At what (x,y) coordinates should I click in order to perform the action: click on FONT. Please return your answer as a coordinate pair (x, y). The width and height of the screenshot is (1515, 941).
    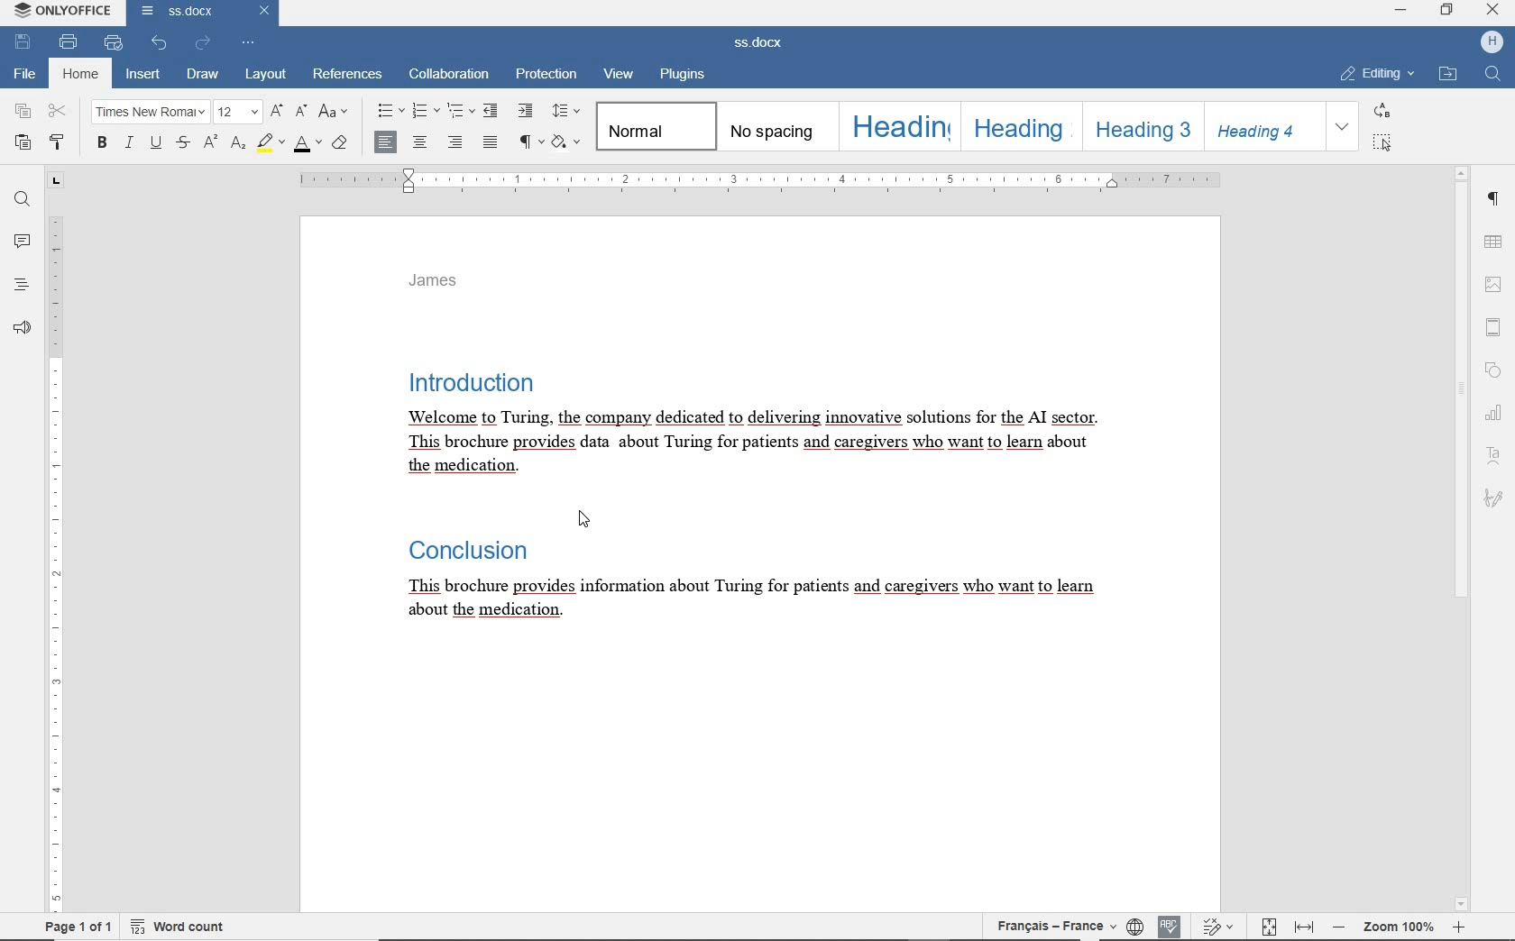
    Looking at the image, I should click on (147, 112).